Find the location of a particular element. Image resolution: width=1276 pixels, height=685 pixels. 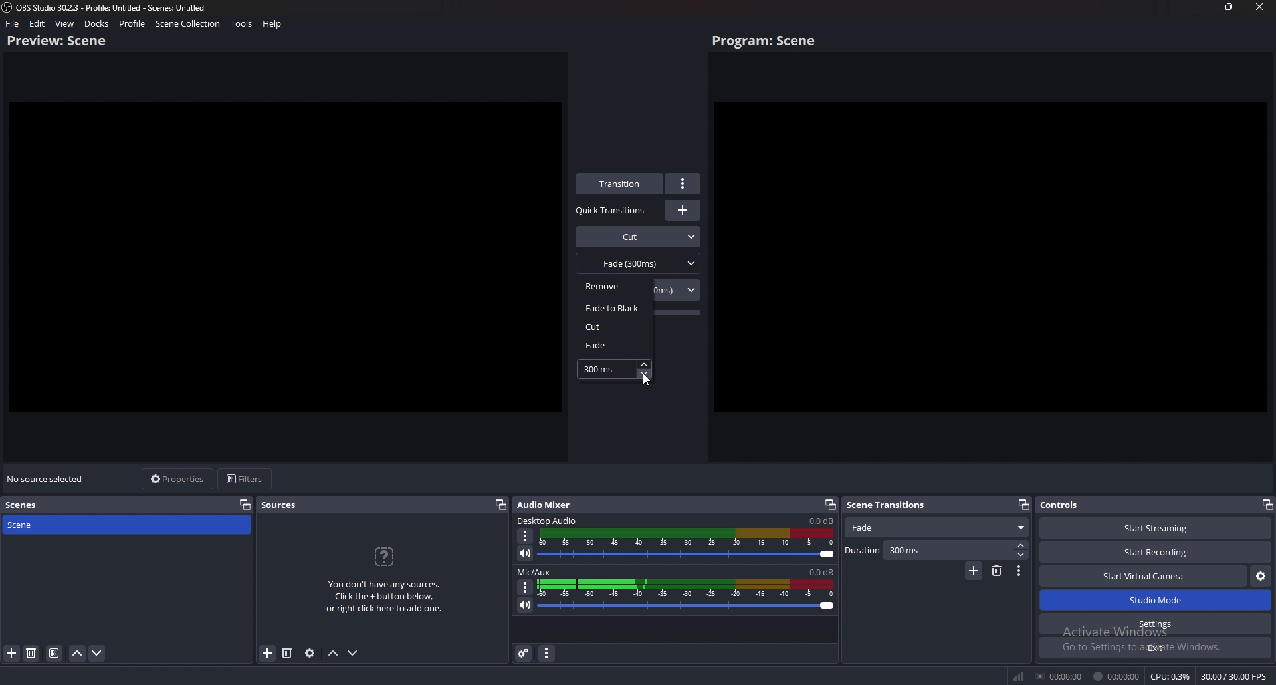

fade is located at coordinates (612, 344).